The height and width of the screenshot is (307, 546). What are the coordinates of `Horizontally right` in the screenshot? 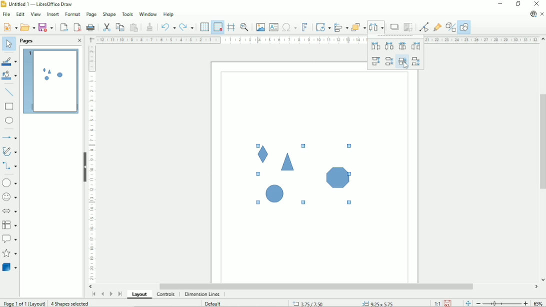 It's located at (415, 46).